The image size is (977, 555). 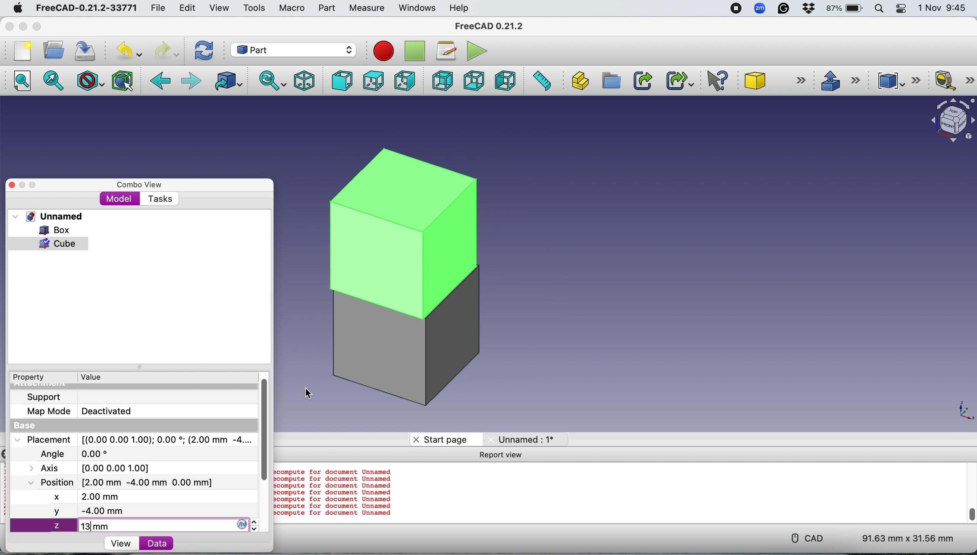 What do you see at coordinates (326, 8) in the screenshot?
I see `Part` at bounding box center [326, 8].